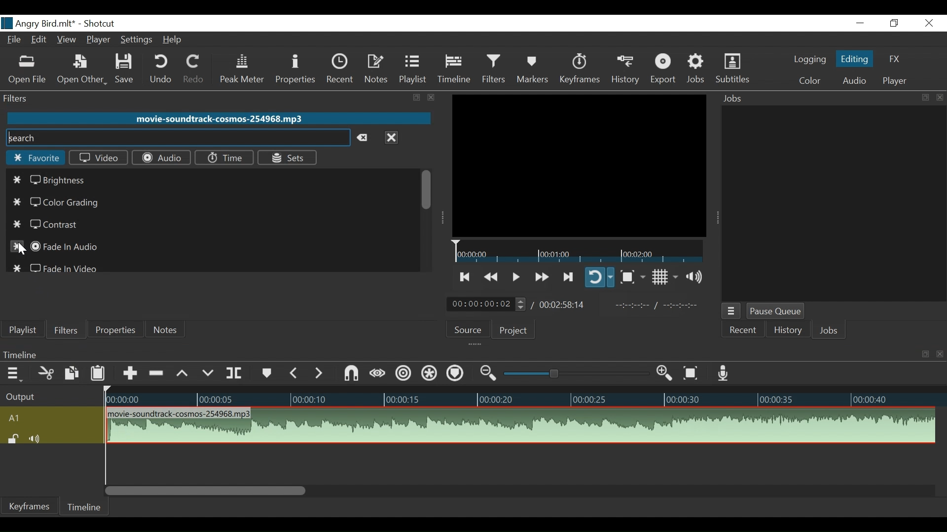 The width and height of the screenshot is (947, 532). I want to click on Jobs Panel, so click(831, 202).